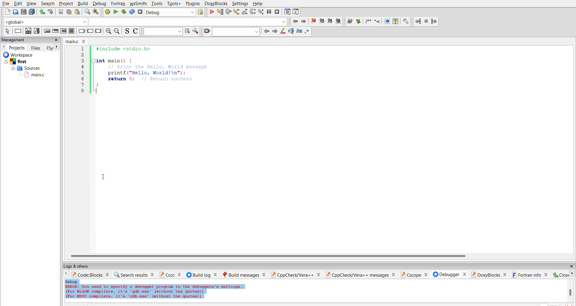 The height and width of the screenshot is (306, 576). Describe the element at coordinates (287, 12) in the screenshot. I see `debugging windows` at that location.